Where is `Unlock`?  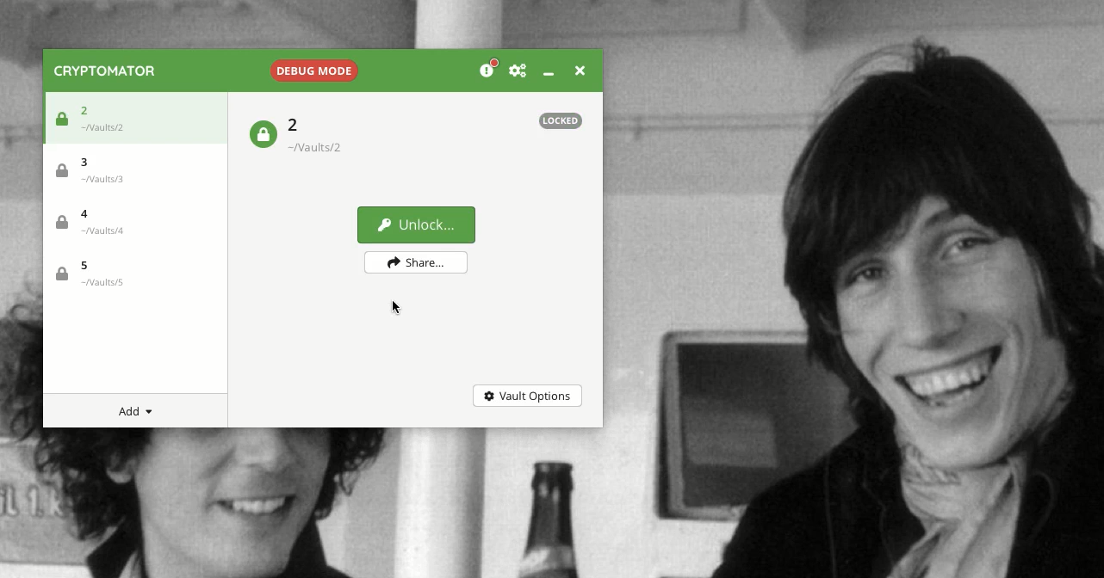
Unlock is located at coordinates (412, 224).